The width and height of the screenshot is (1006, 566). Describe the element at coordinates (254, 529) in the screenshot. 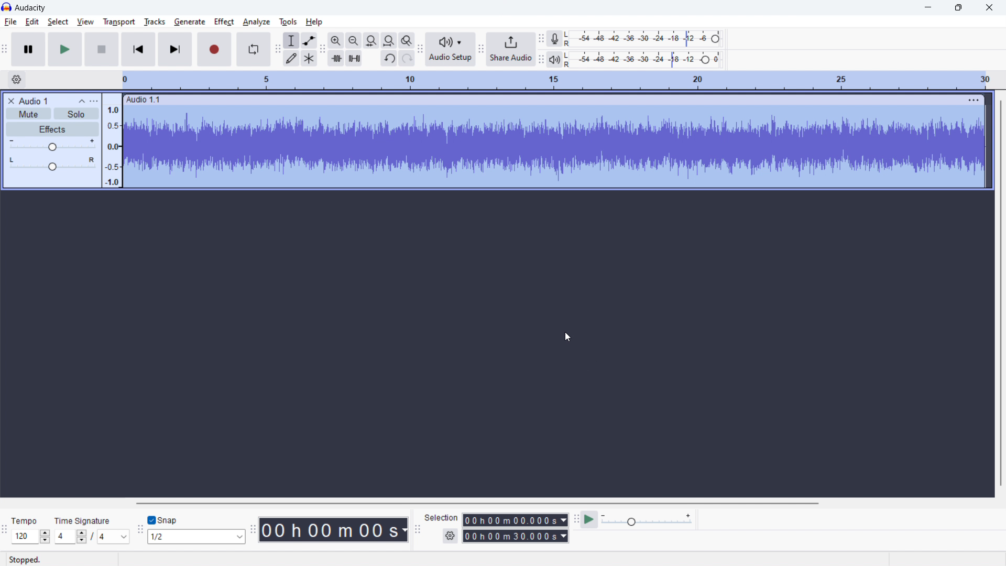

I see `time toolbar` at that location.